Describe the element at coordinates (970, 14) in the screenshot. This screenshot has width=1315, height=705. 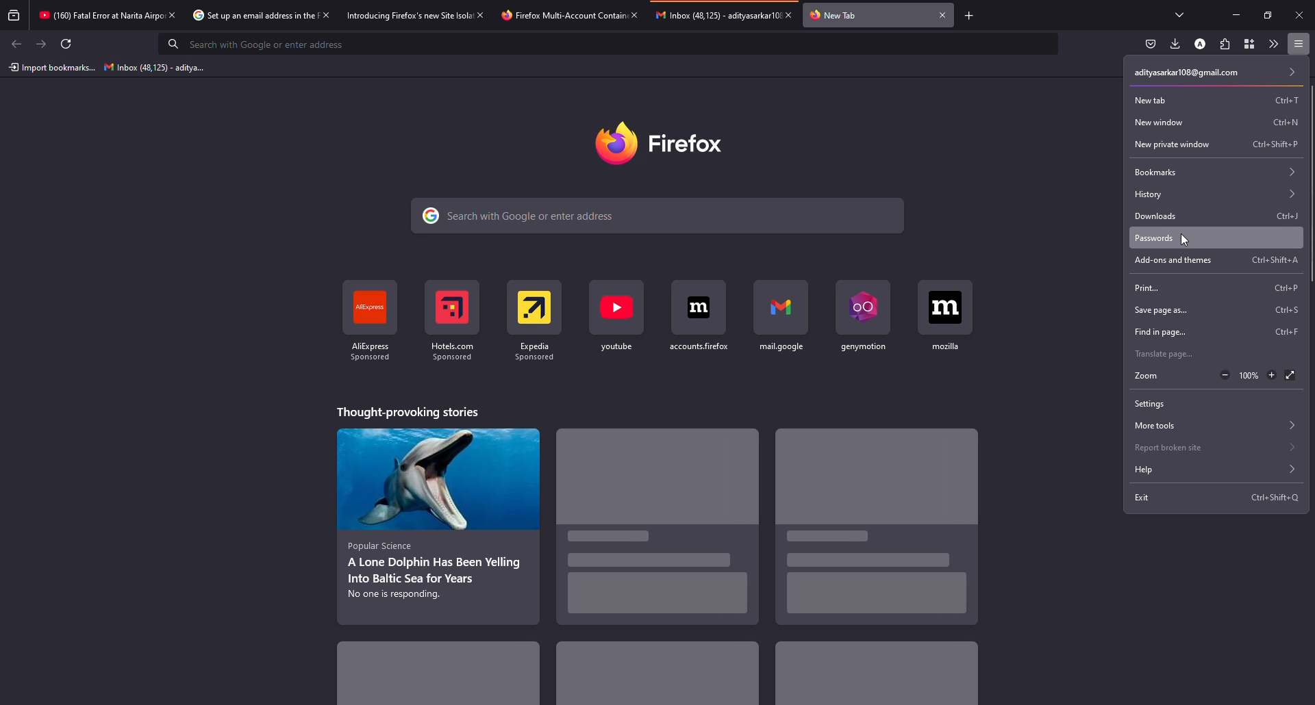
I see `add tab` at that location.